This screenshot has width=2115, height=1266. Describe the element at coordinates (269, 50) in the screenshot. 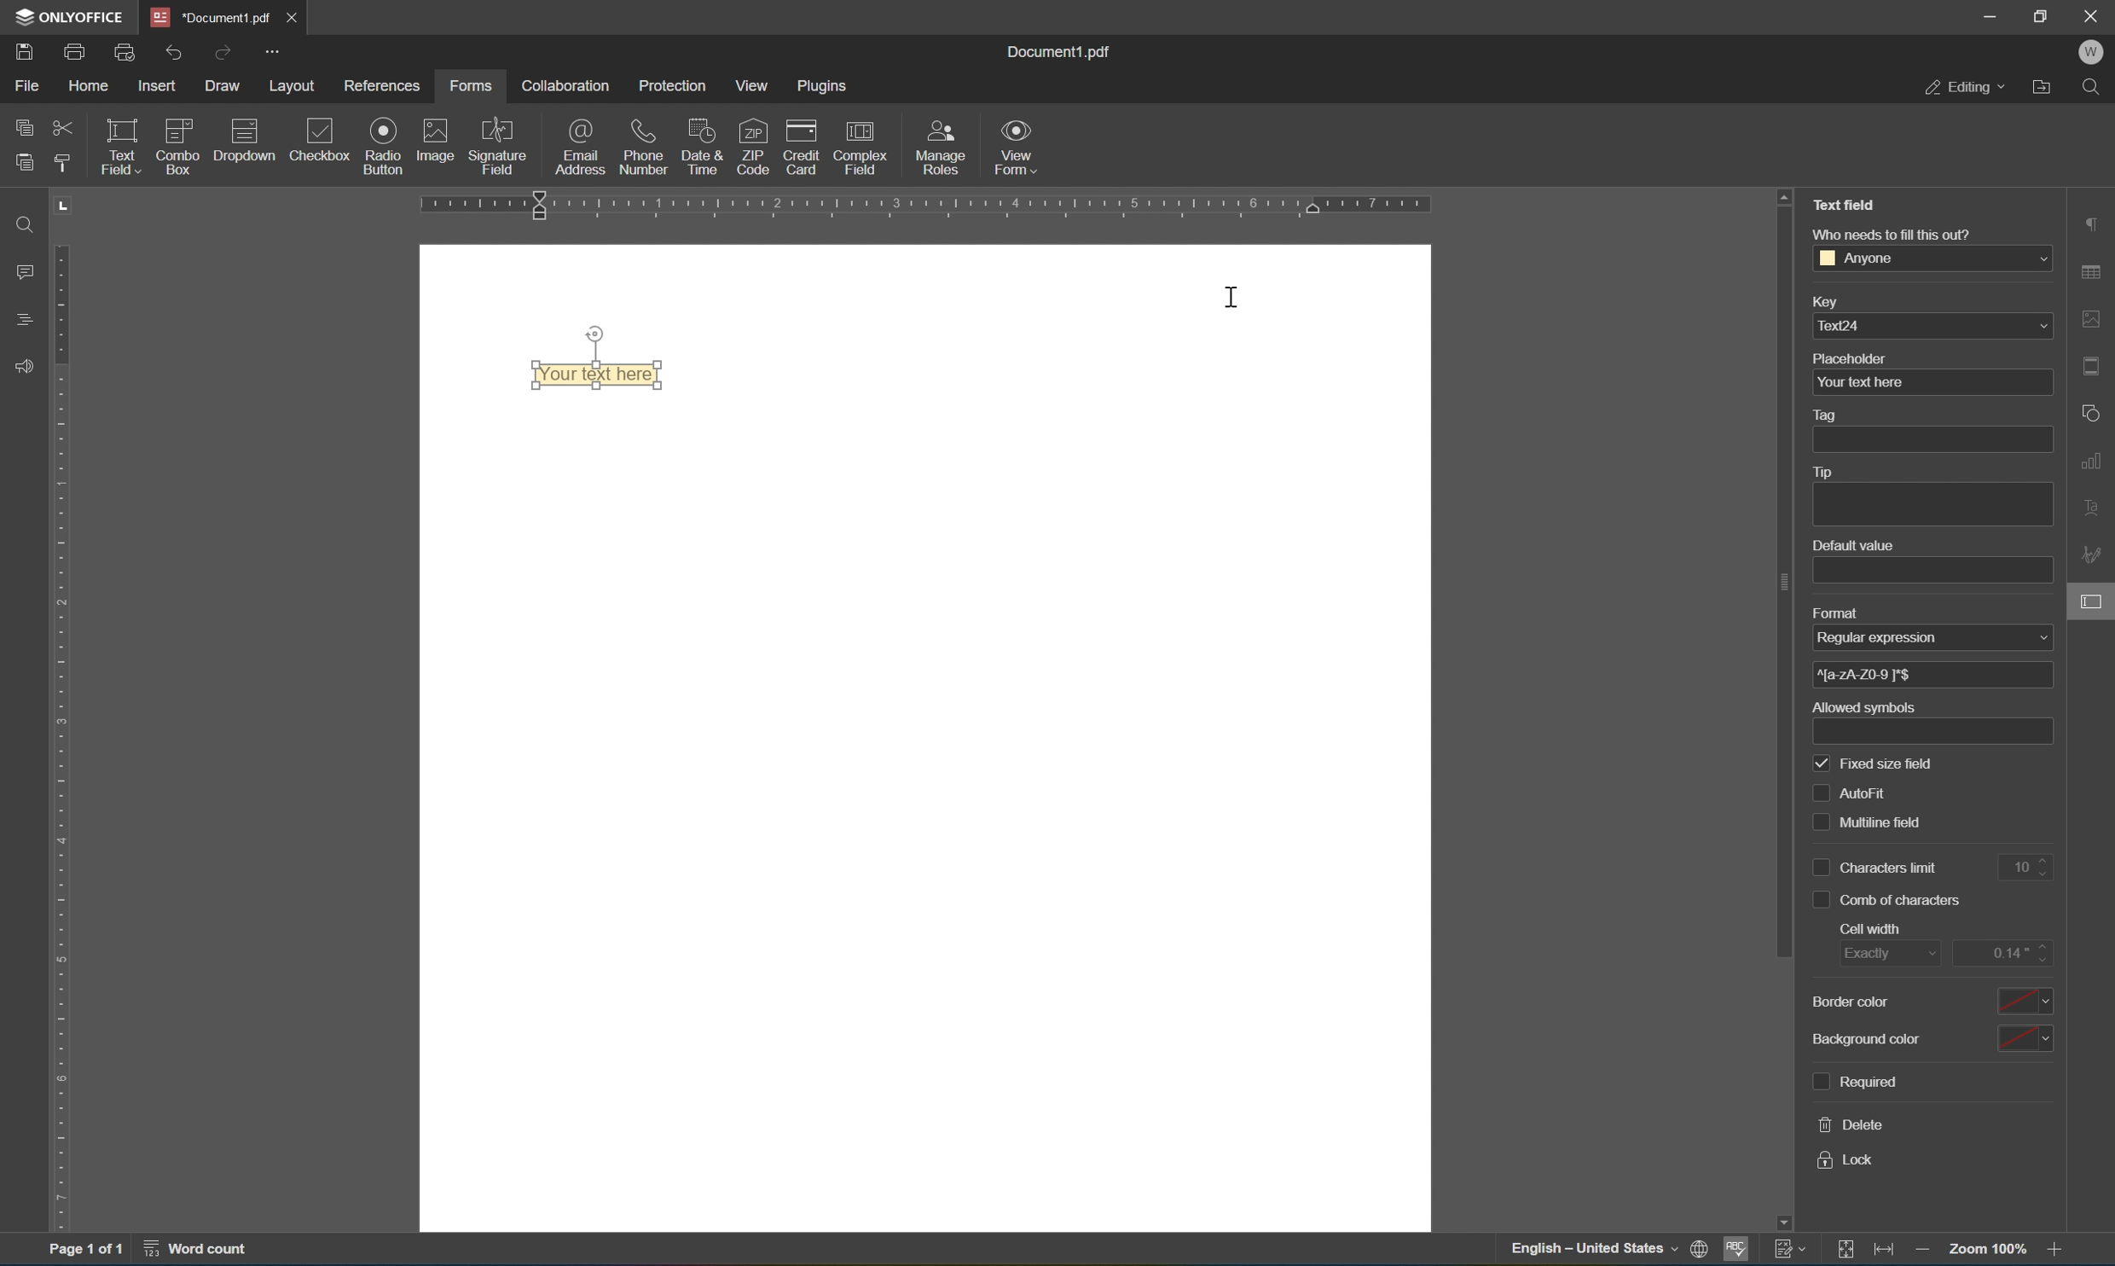

I see `customize quick access toolbar` at that location.